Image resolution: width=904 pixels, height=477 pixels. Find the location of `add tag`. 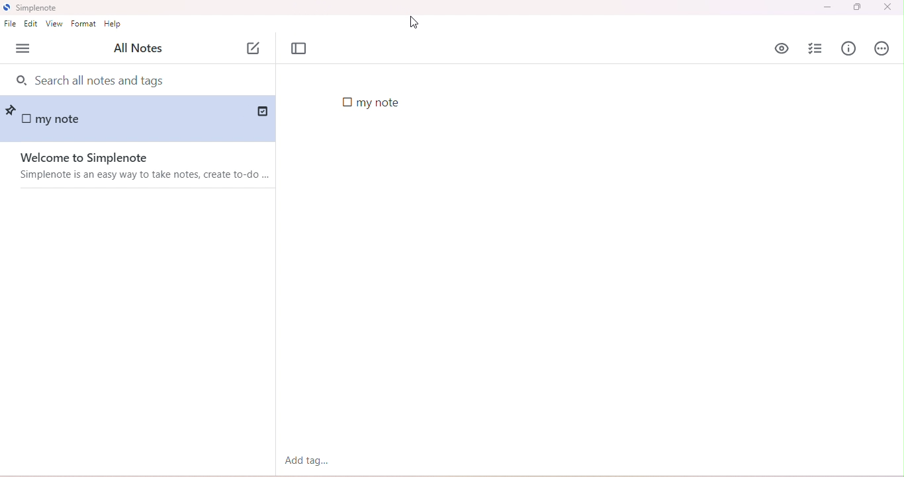

add tag is located at coordinates (306, 460).